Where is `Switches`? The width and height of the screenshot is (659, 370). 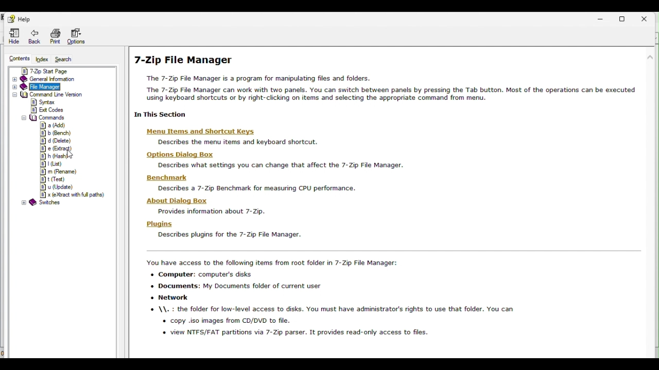 Switches is located at coordinates (43, 202).